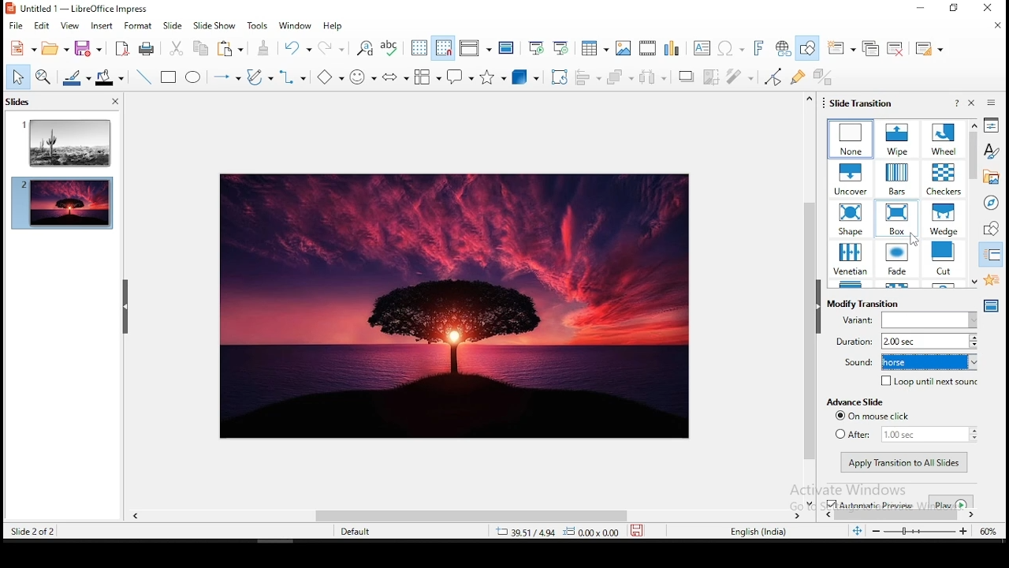  Describe the element at coordinates (24, 48) in the screenshot. I see `new` at that location.